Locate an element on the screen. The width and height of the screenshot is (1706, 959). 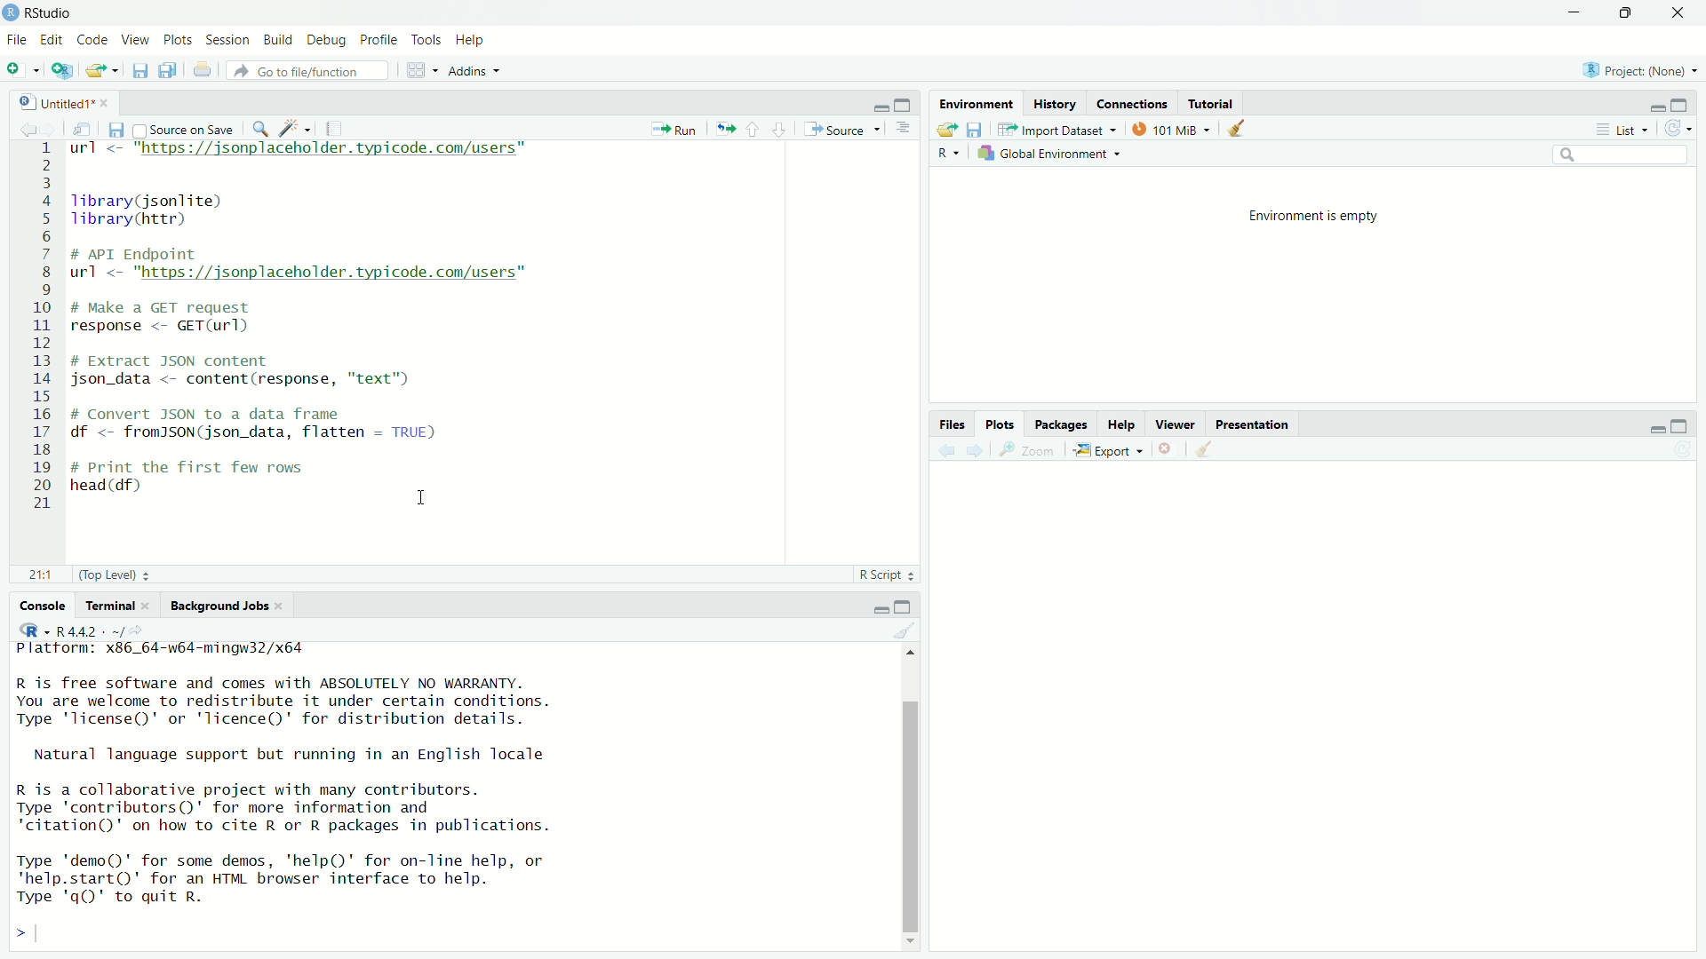
R4.4.2 - ~/ is located at coordinates (104, 630).